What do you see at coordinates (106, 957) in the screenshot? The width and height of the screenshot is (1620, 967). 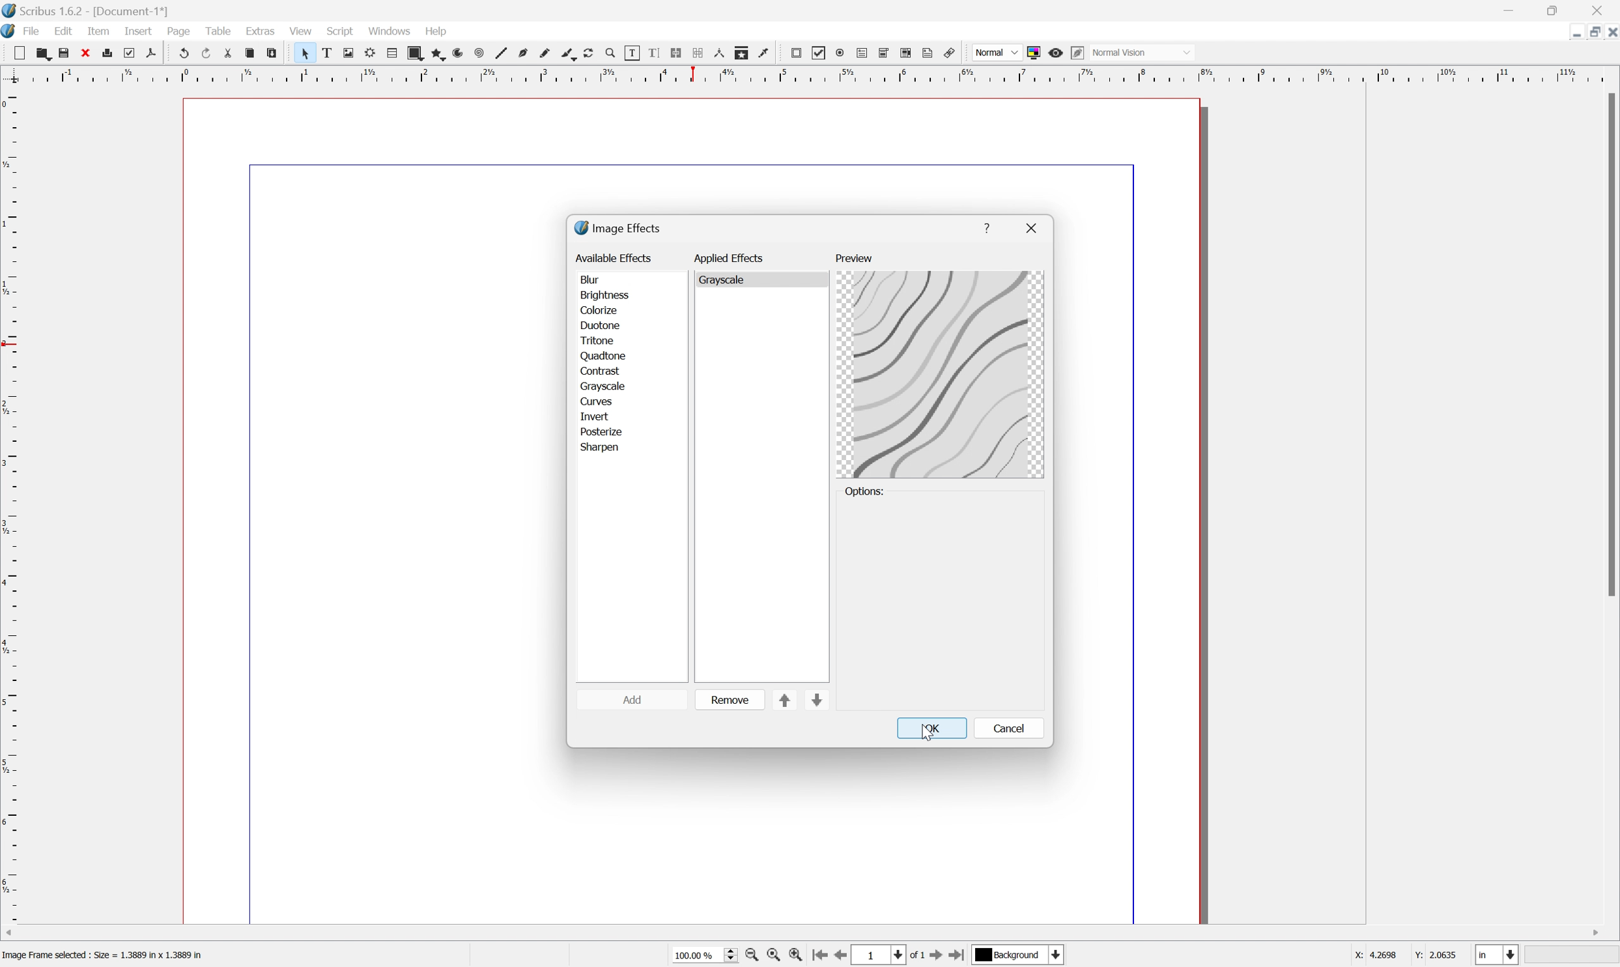 I see `Image frame selected : Size = 1.3889 in × 1.3889 in` at bounding box center [106, 957].